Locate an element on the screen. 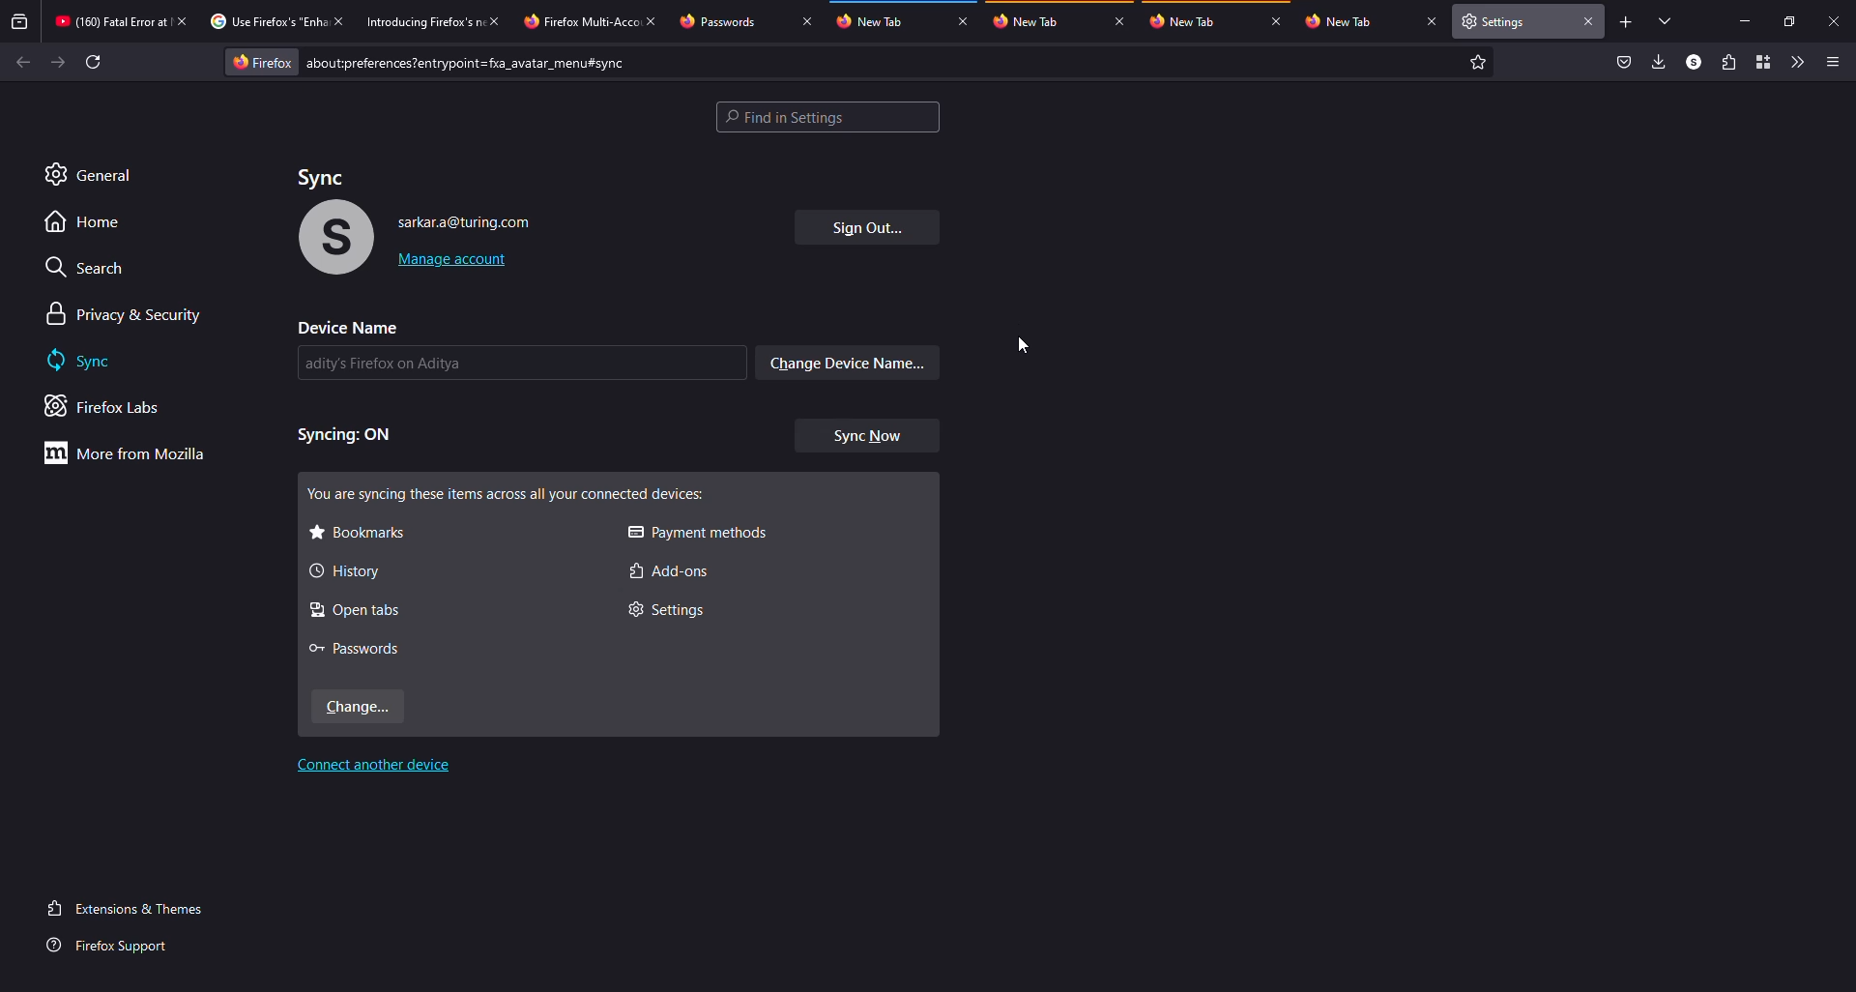  sync now is located at coordinates (873, 434).